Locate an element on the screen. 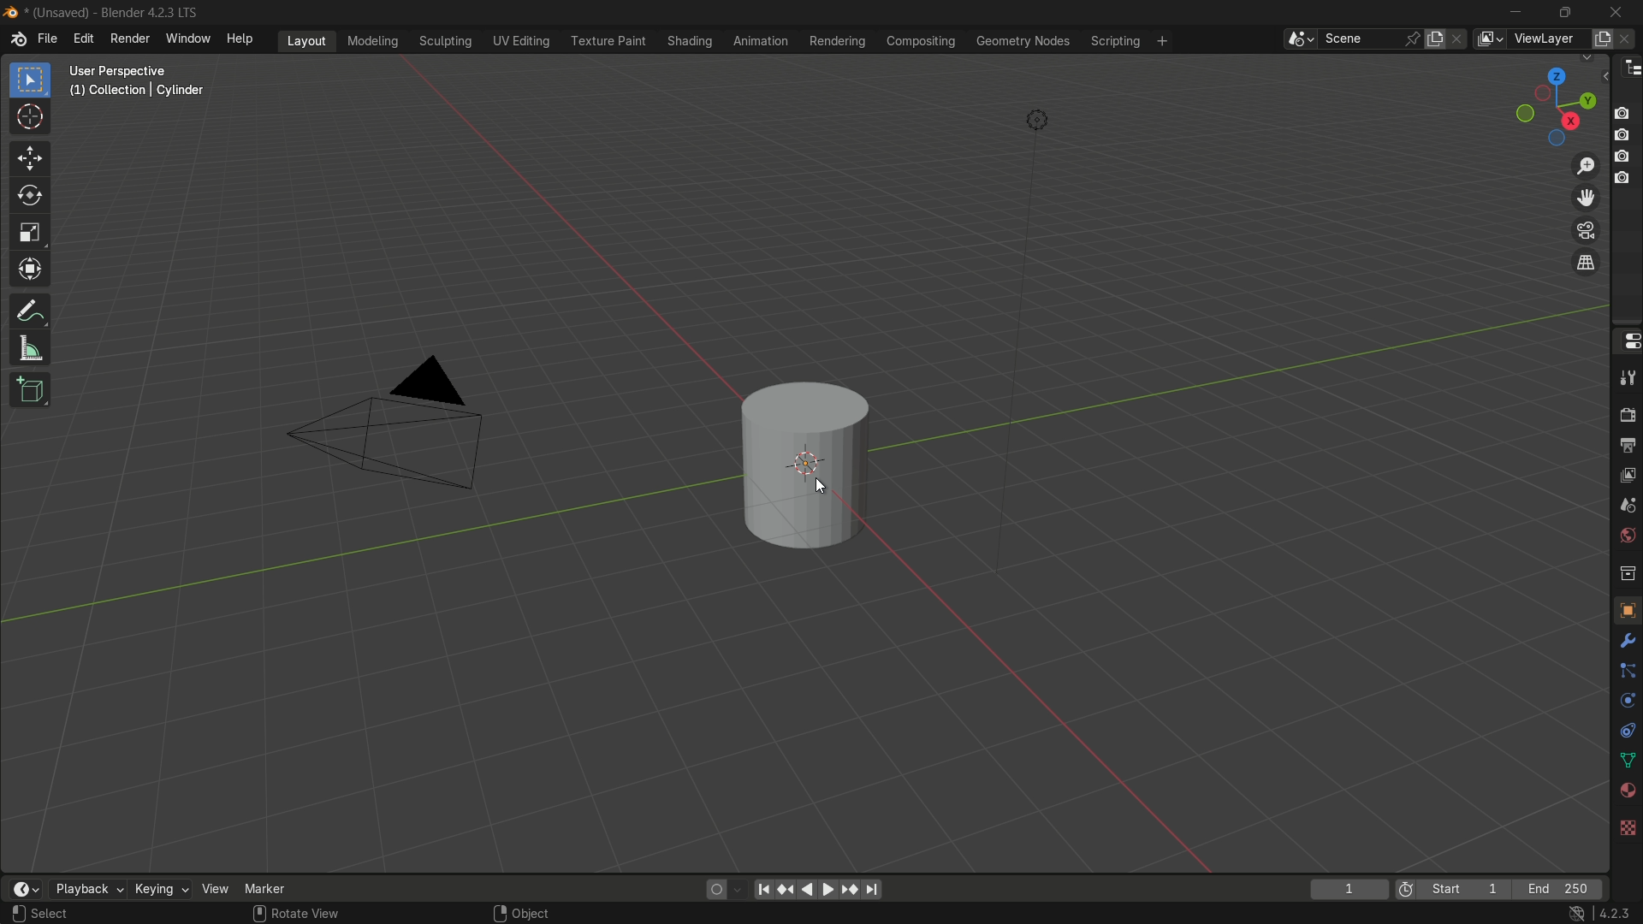 This screenshot has width=1643, height=924. right click is located at coordinates (497, 911).